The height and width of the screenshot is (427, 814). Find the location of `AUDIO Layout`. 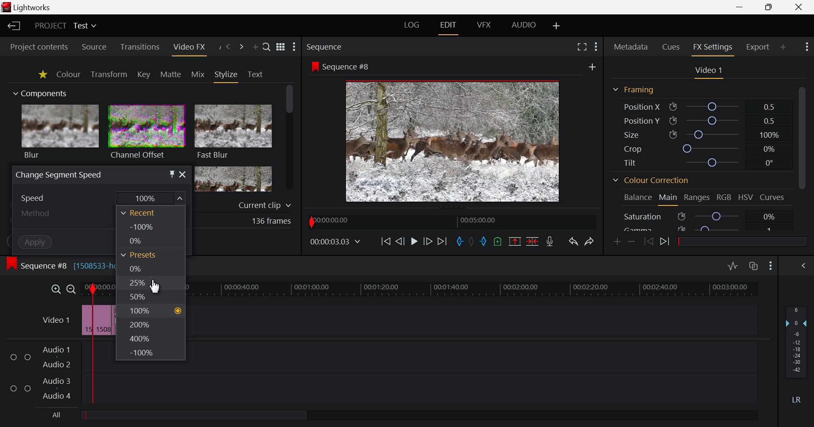

AUDIO Layout is located at coordinates (524, 25).